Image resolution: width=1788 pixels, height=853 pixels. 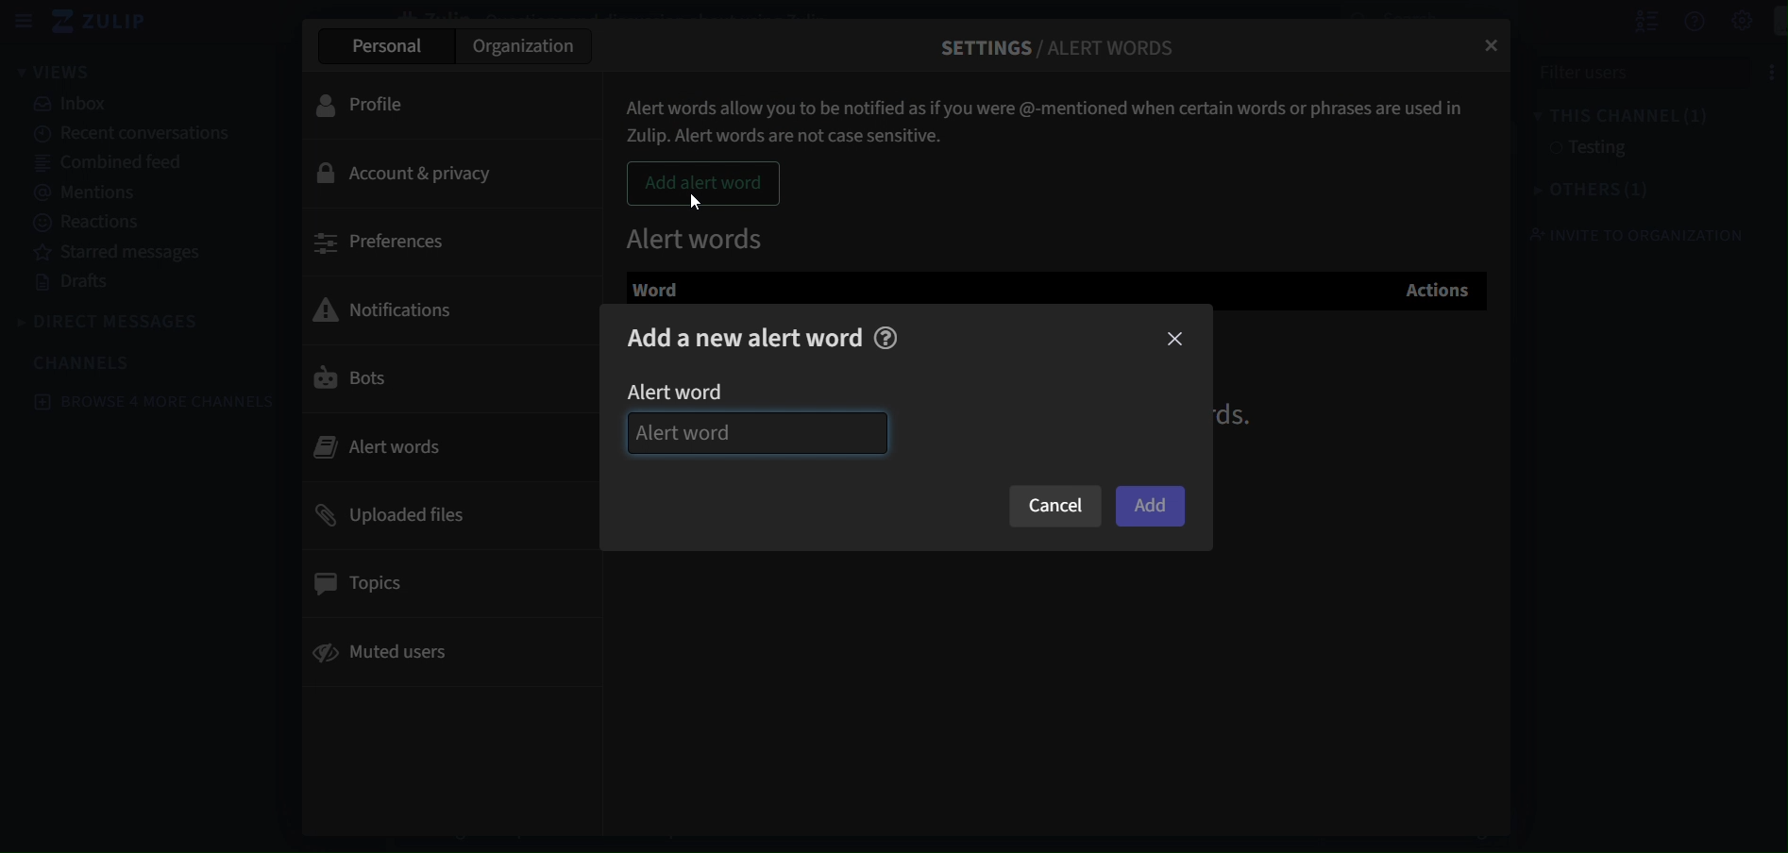 I want to click on close, so click(x=1494, y=47).